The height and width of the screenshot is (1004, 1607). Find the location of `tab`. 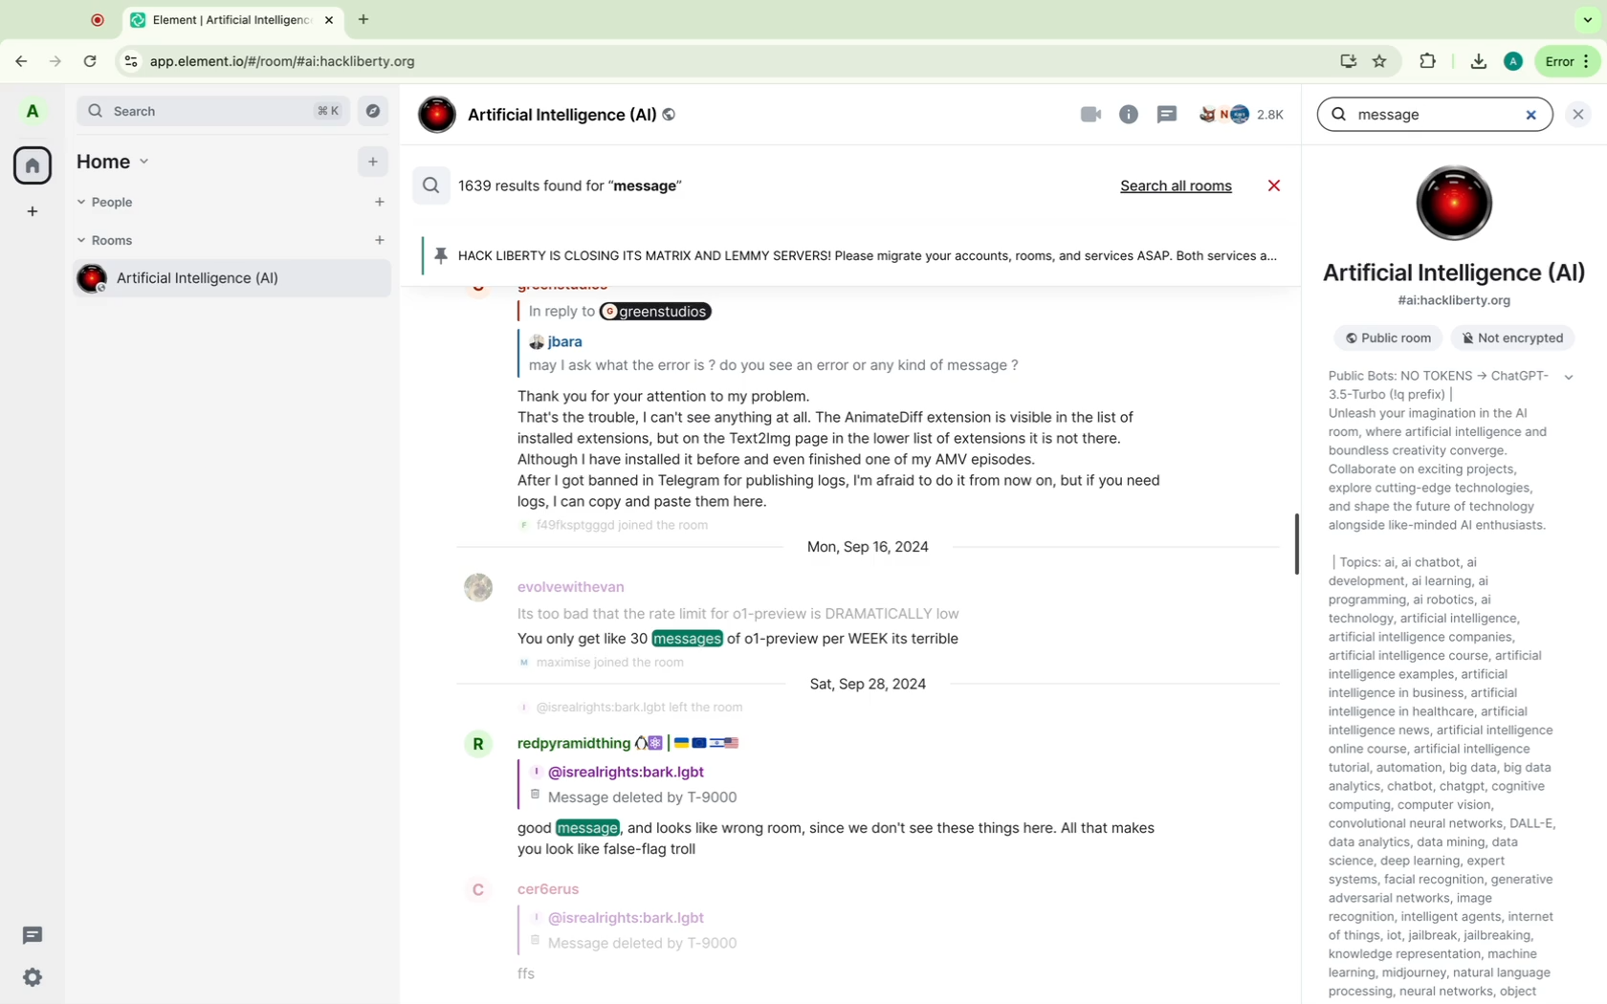

tab is located at coordinates (236, 18).